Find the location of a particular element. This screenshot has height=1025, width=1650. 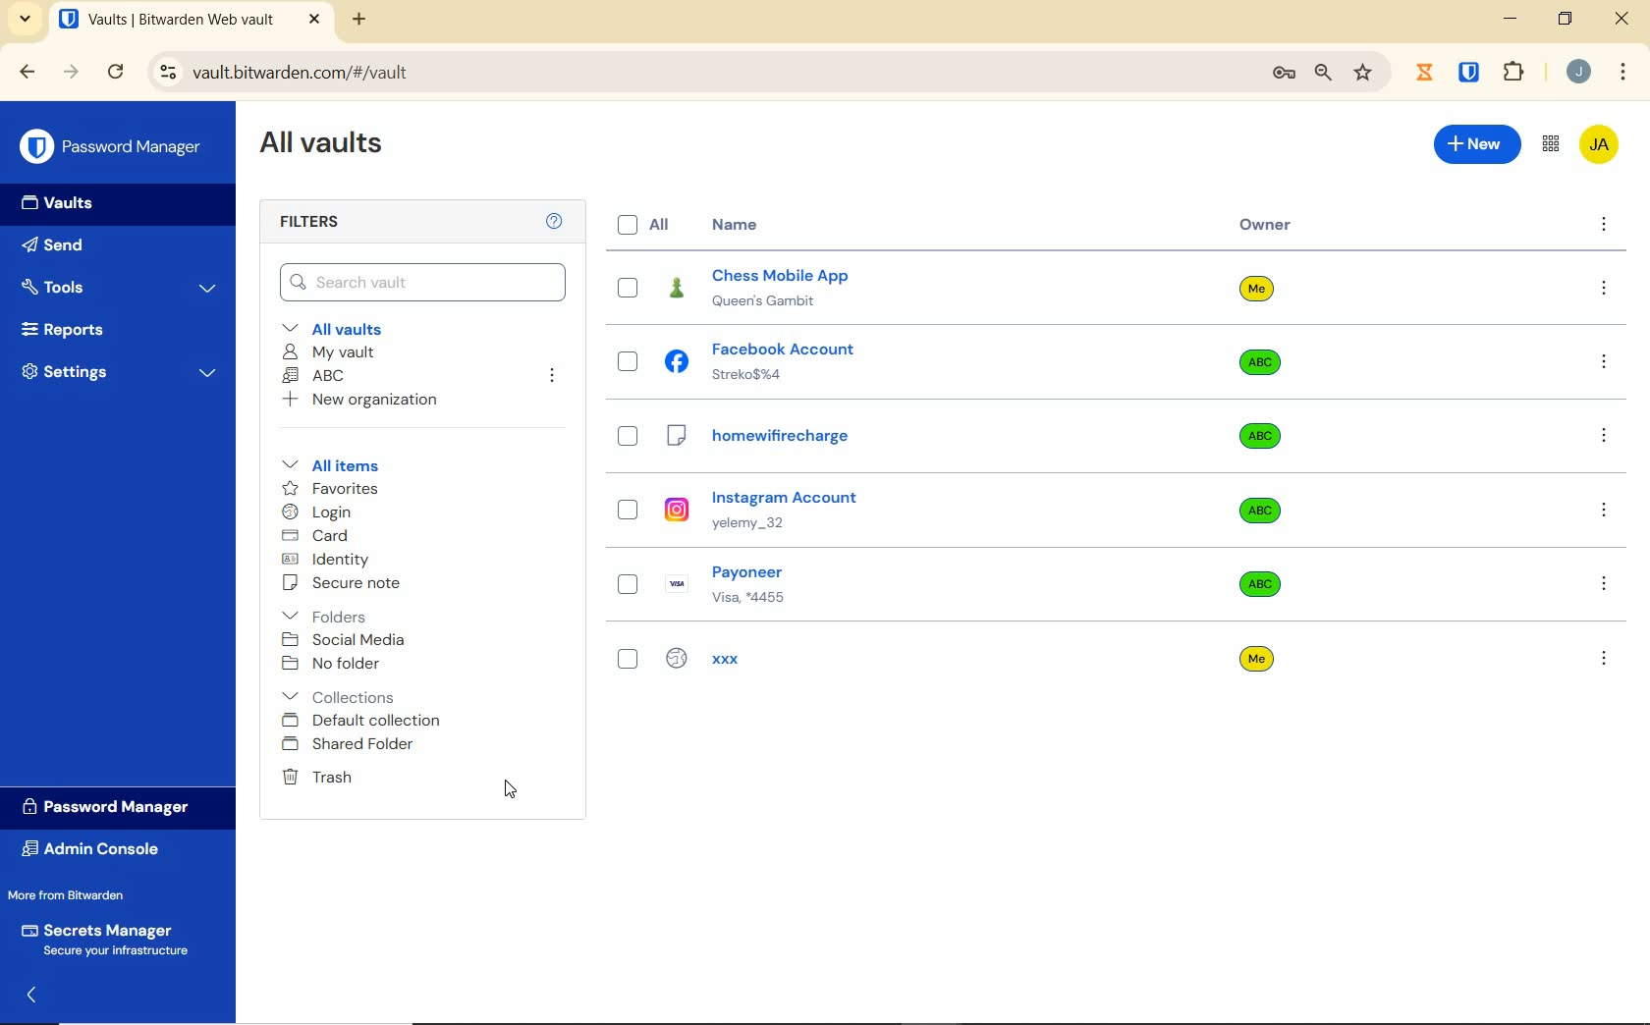

Name is located at coordinates (734, 226).